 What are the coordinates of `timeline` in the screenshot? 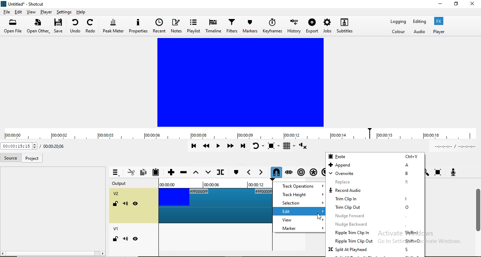 It's located at (241, 134).